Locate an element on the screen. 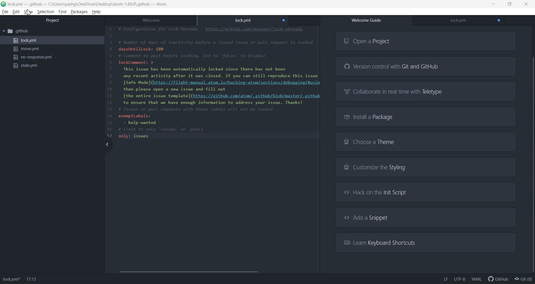 The image size is (535, 284). Collaborate in real time with Teletype is located at coordinates (426, 91).